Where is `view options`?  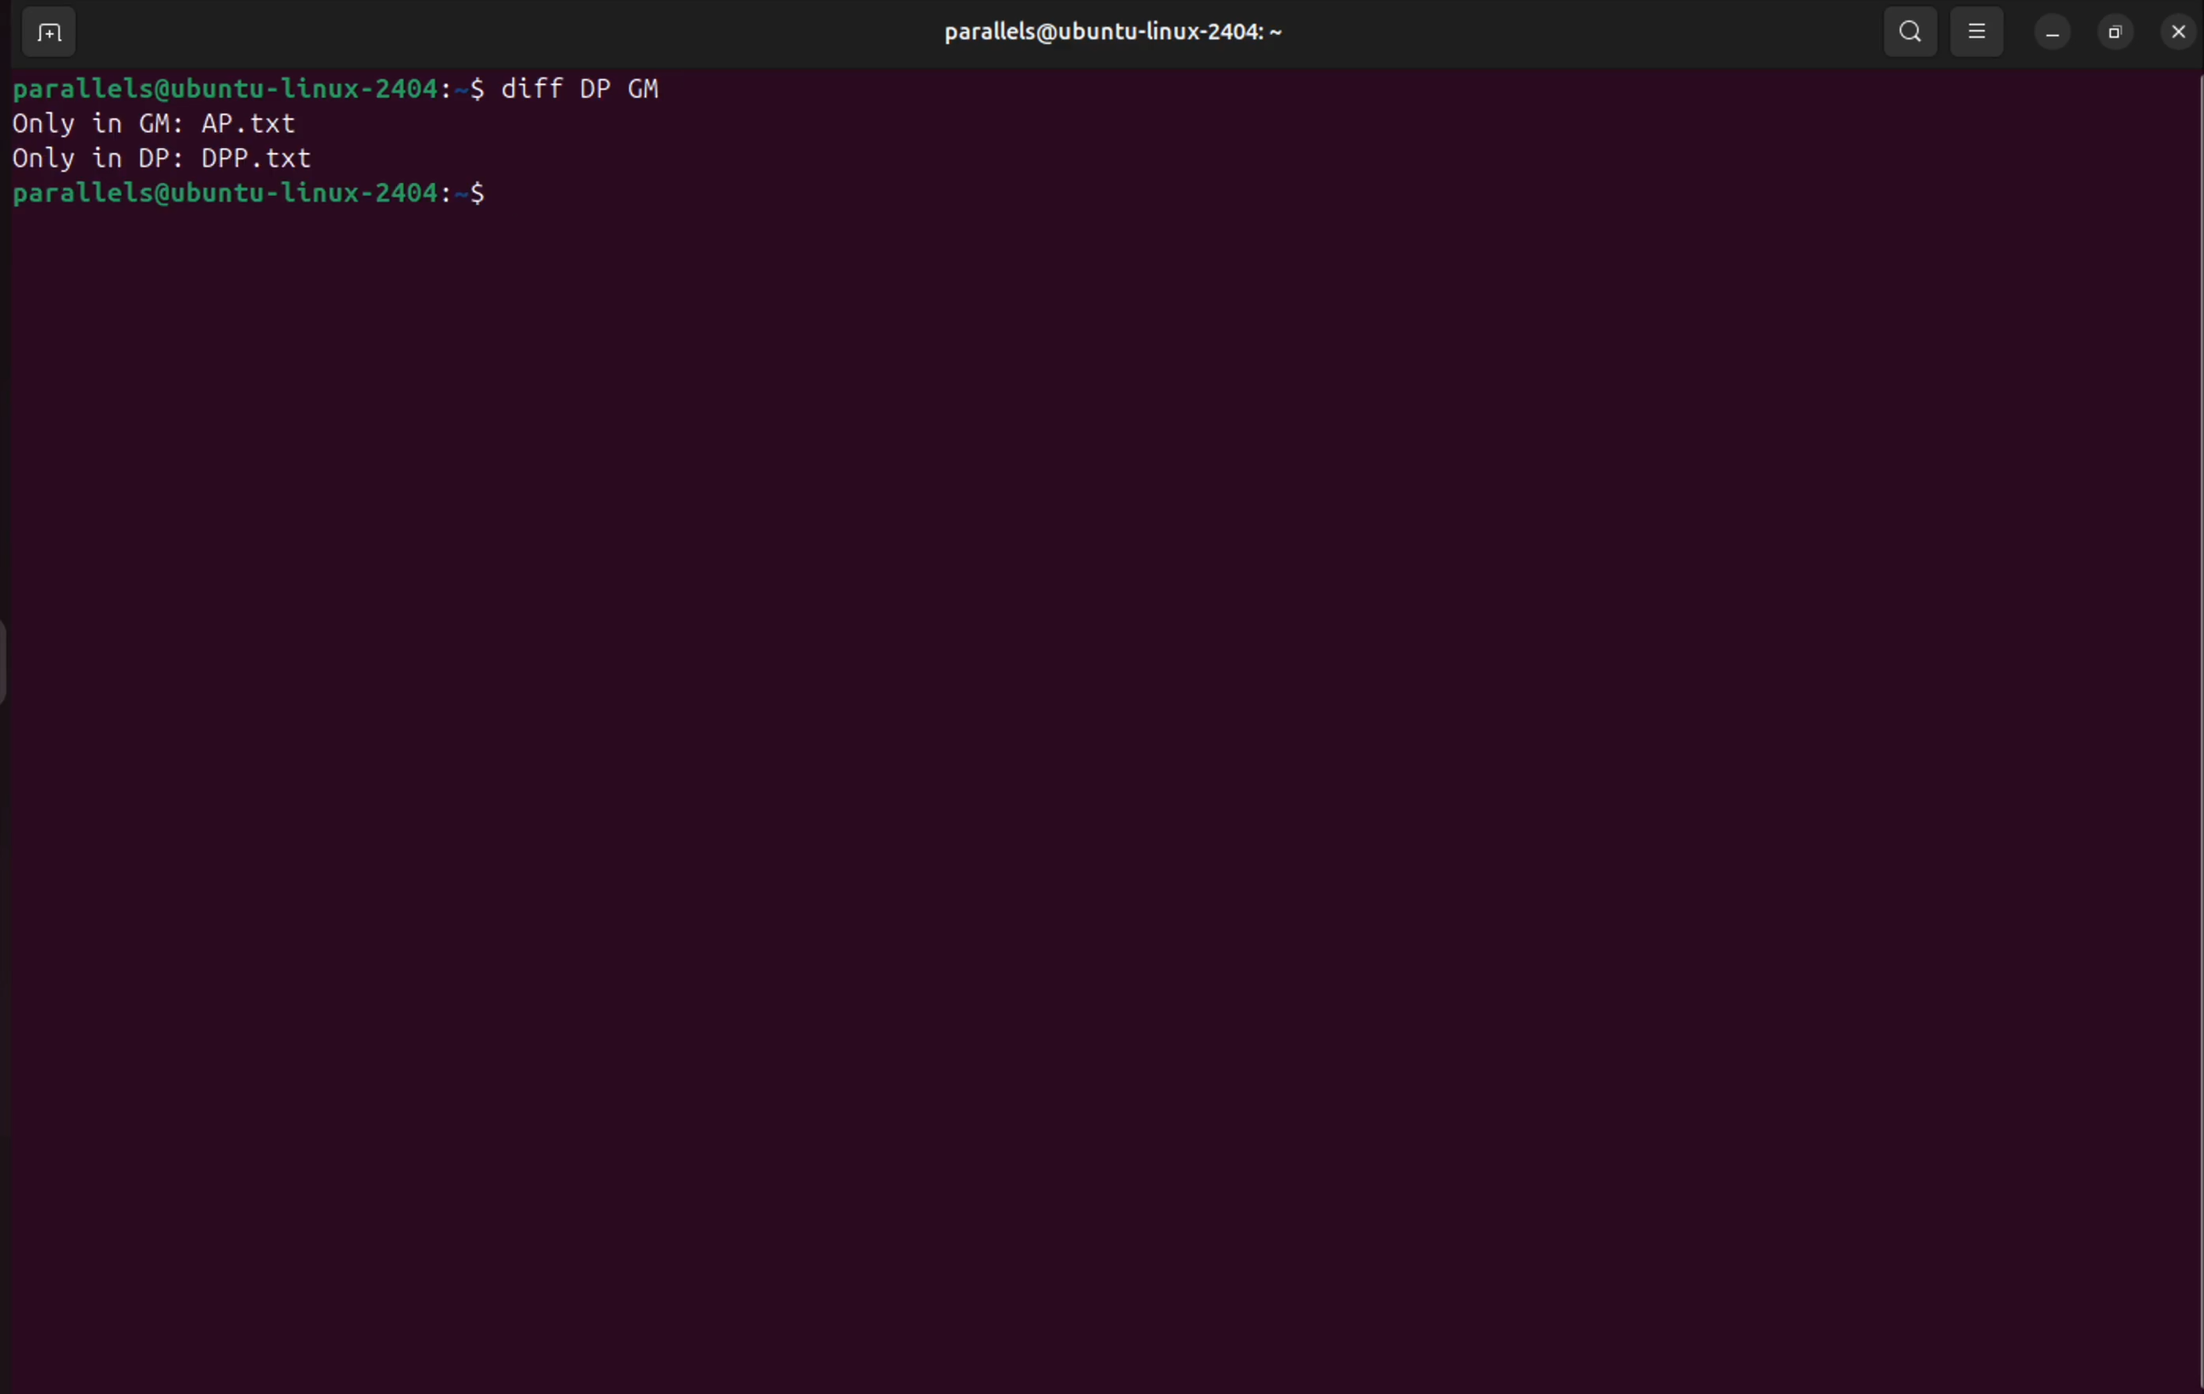
view options is located at coordinates (1983, 32).